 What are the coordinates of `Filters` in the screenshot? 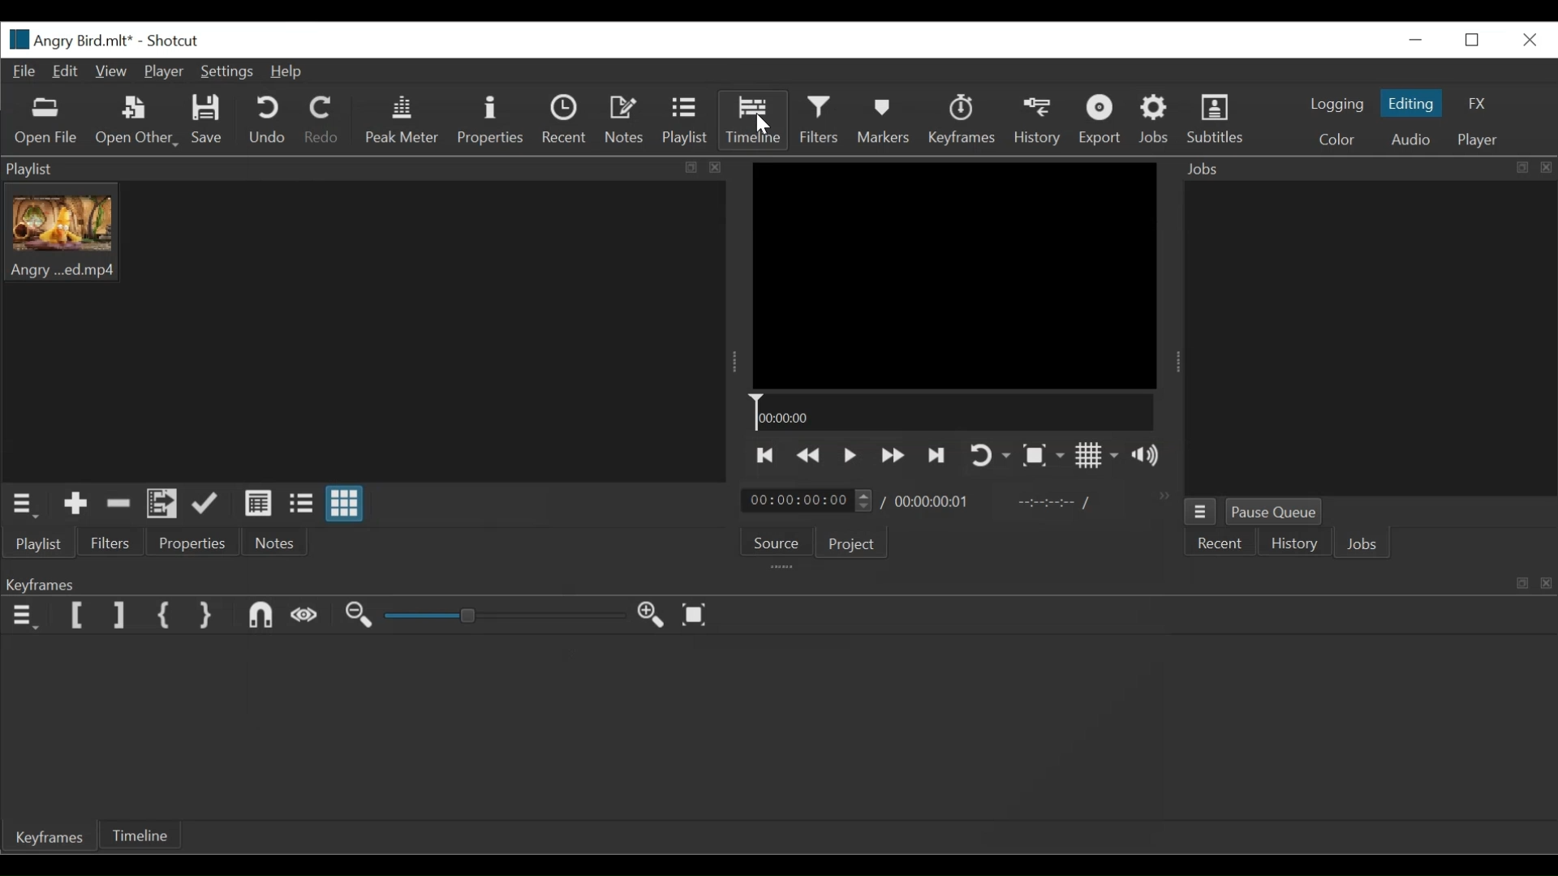 It's located at (111, 543).